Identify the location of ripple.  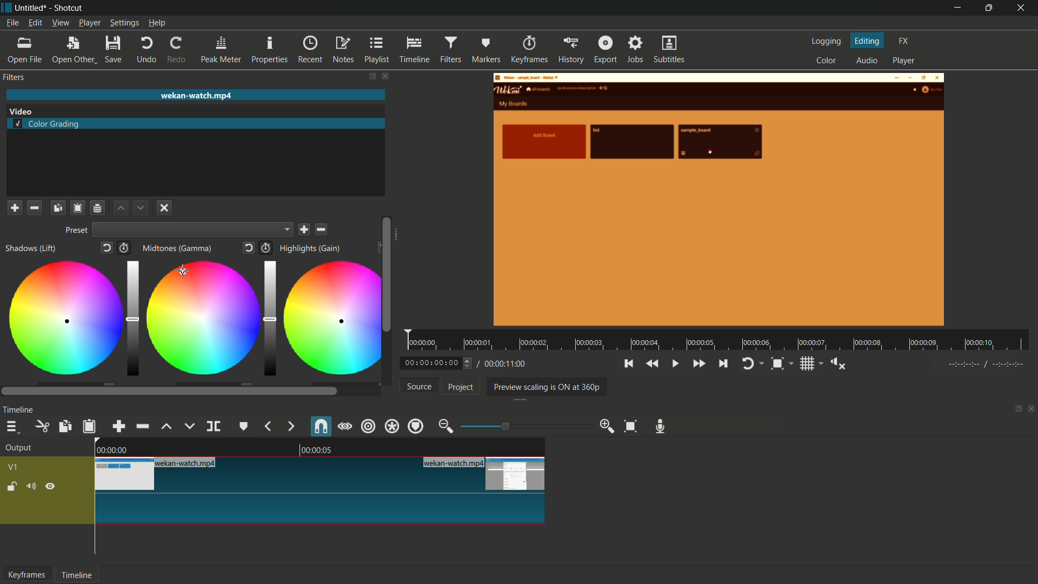
(368, 426).